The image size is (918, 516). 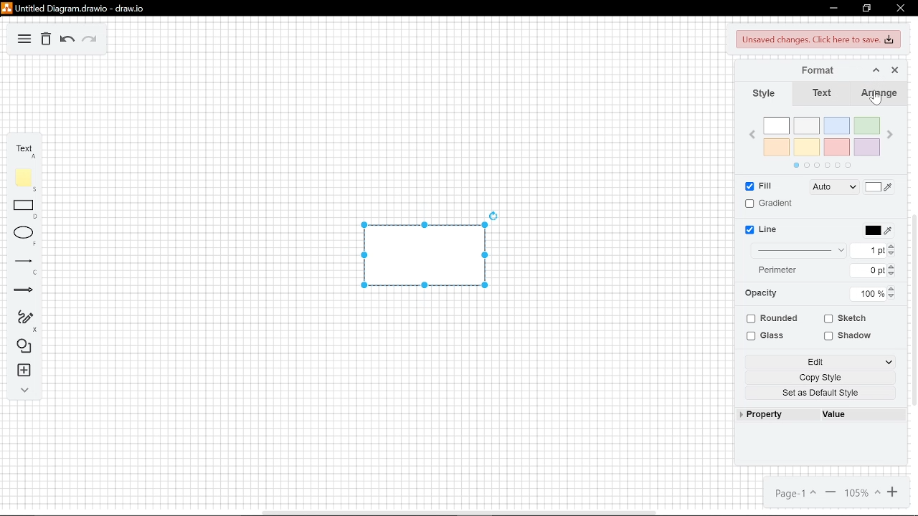 I want to click on text, so click(x=27, y=153).